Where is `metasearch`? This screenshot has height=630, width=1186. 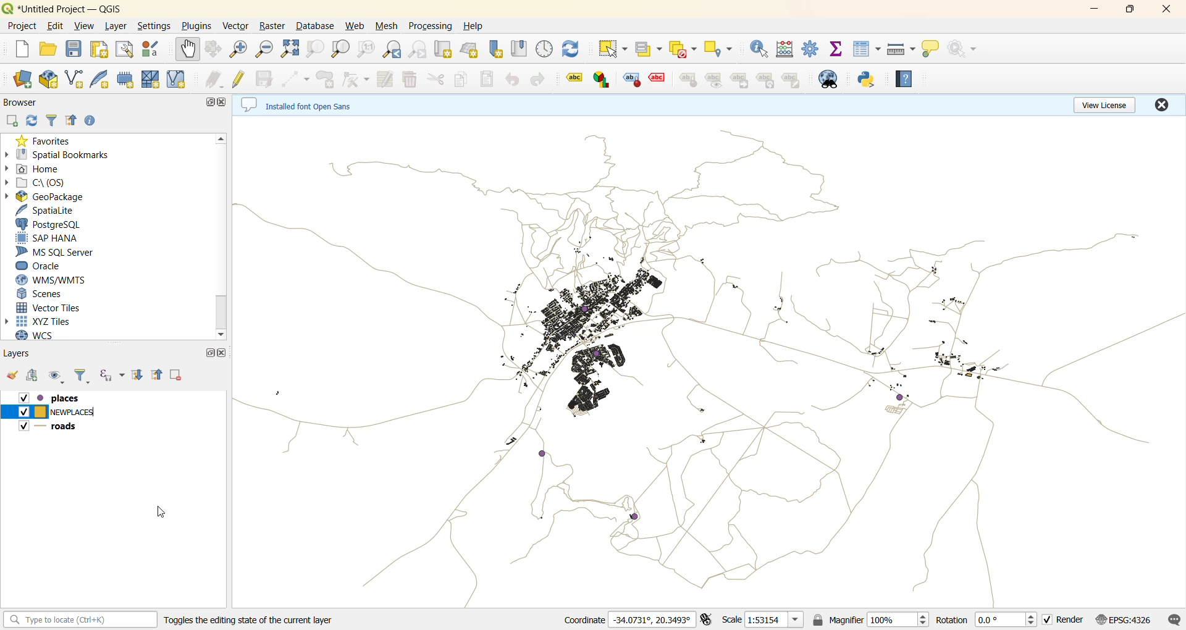
metasearch is located at coordinates (830, 80).